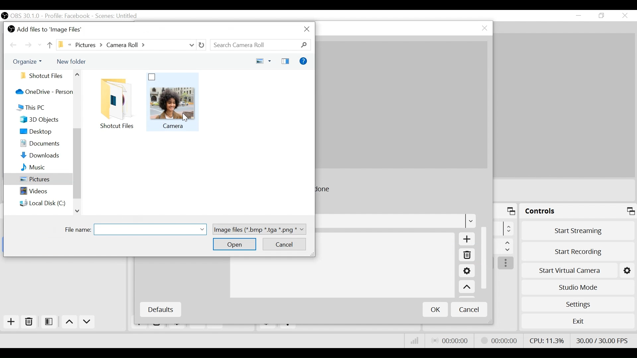 The image size is (637, 358). Describe the element at coordinates (49, 45) in the screenshot. I see `move up` at that location.